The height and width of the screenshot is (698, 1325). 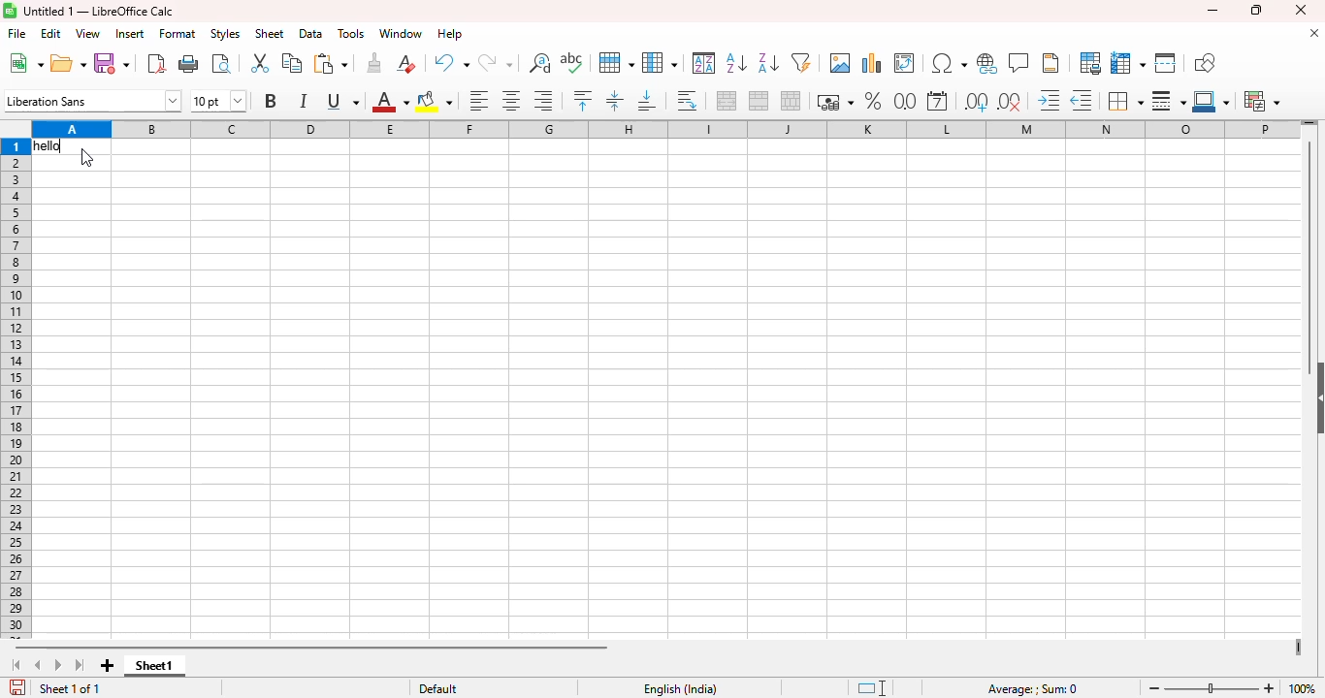 What do you see at coordinates (841, 63) in the screenshot?
I see `insert image` at bounding box center [841, 63].